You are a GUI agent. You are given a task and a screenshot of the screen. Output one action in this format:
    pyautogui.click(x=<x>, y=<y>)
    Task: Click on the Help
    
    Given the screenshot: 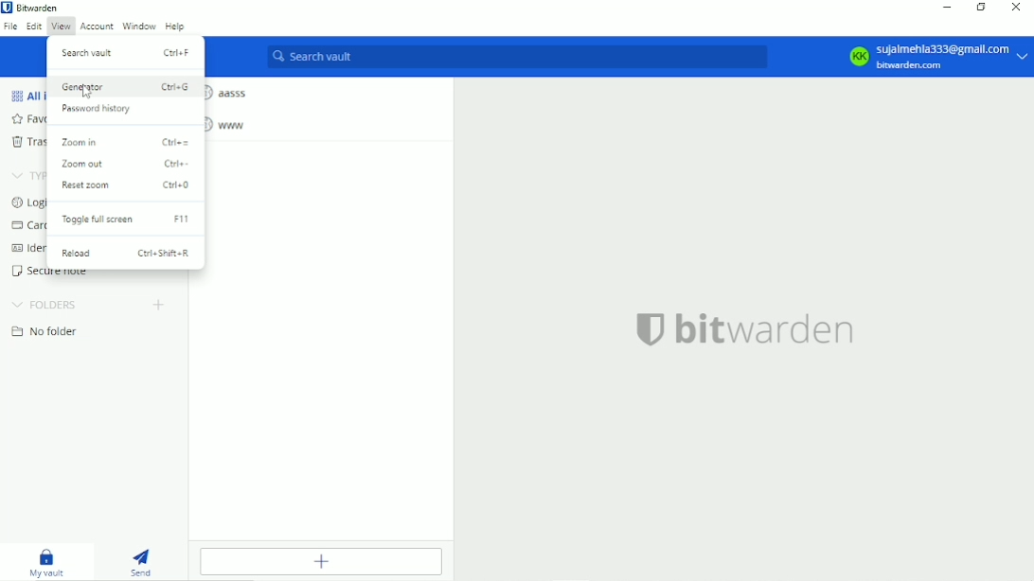 What is the action you would take?
    pyautogui.click(x=177, y=26)
    